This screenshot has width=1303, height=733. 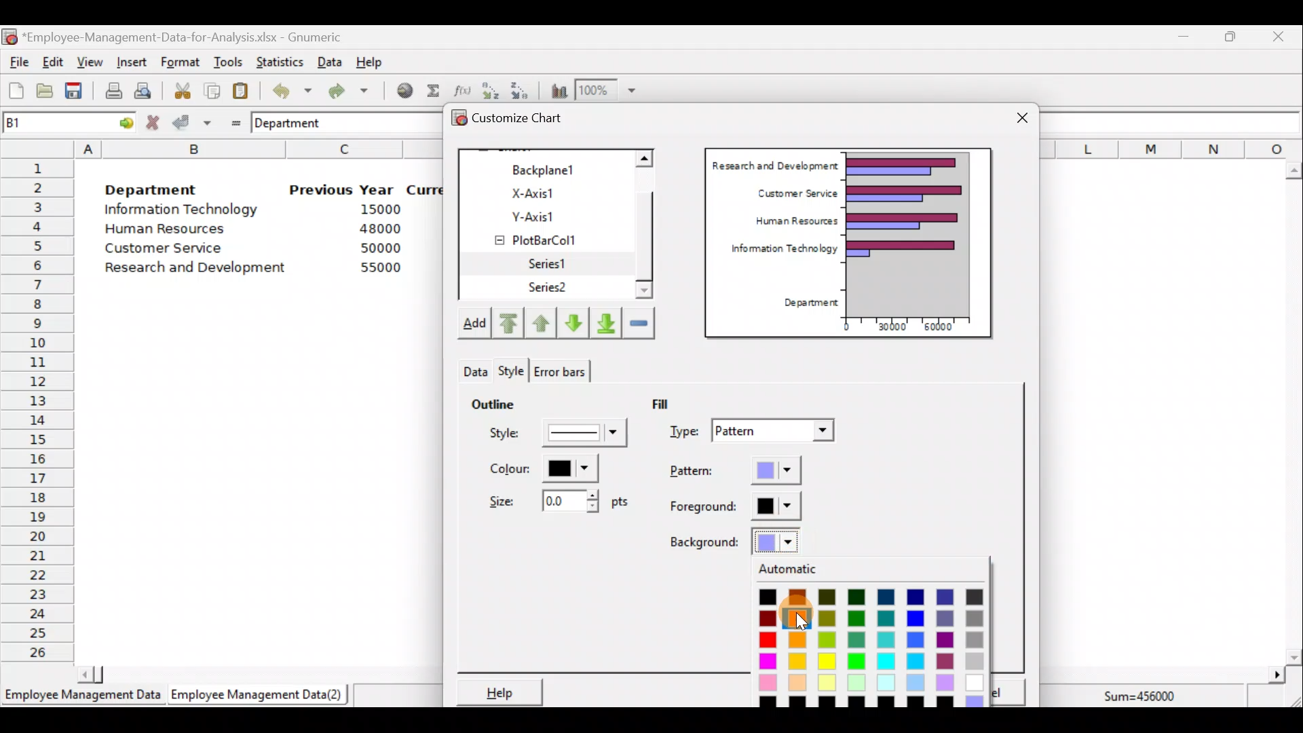 What do you see at coordinates (192, 121) in the screenshot?
I see `Accept change` at bounding box center [192, 121].